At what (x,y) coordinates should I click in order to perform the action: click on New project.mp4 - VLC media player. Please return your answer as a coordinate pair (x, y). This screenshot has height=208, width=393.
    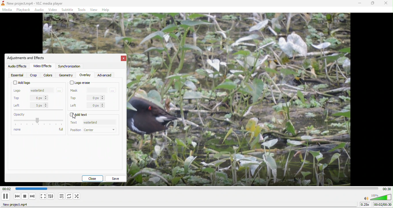
    Looking at the image, I should click on (34, 3).